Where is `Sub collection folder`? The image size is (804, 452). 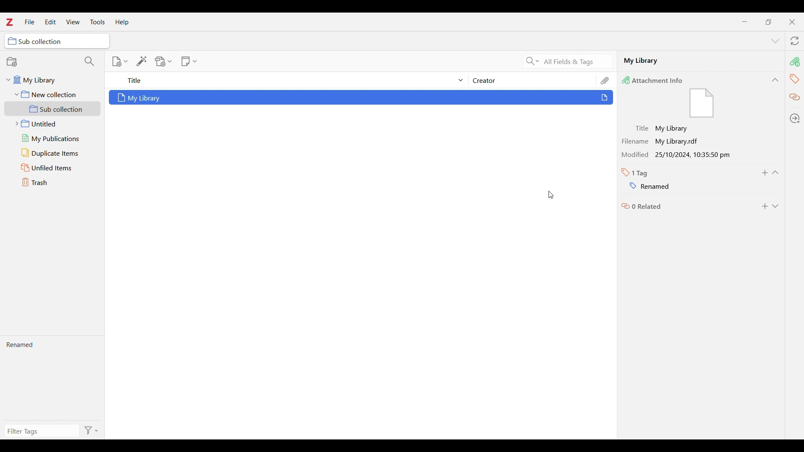 Sub collection folder is located at coordinates (53, 109).